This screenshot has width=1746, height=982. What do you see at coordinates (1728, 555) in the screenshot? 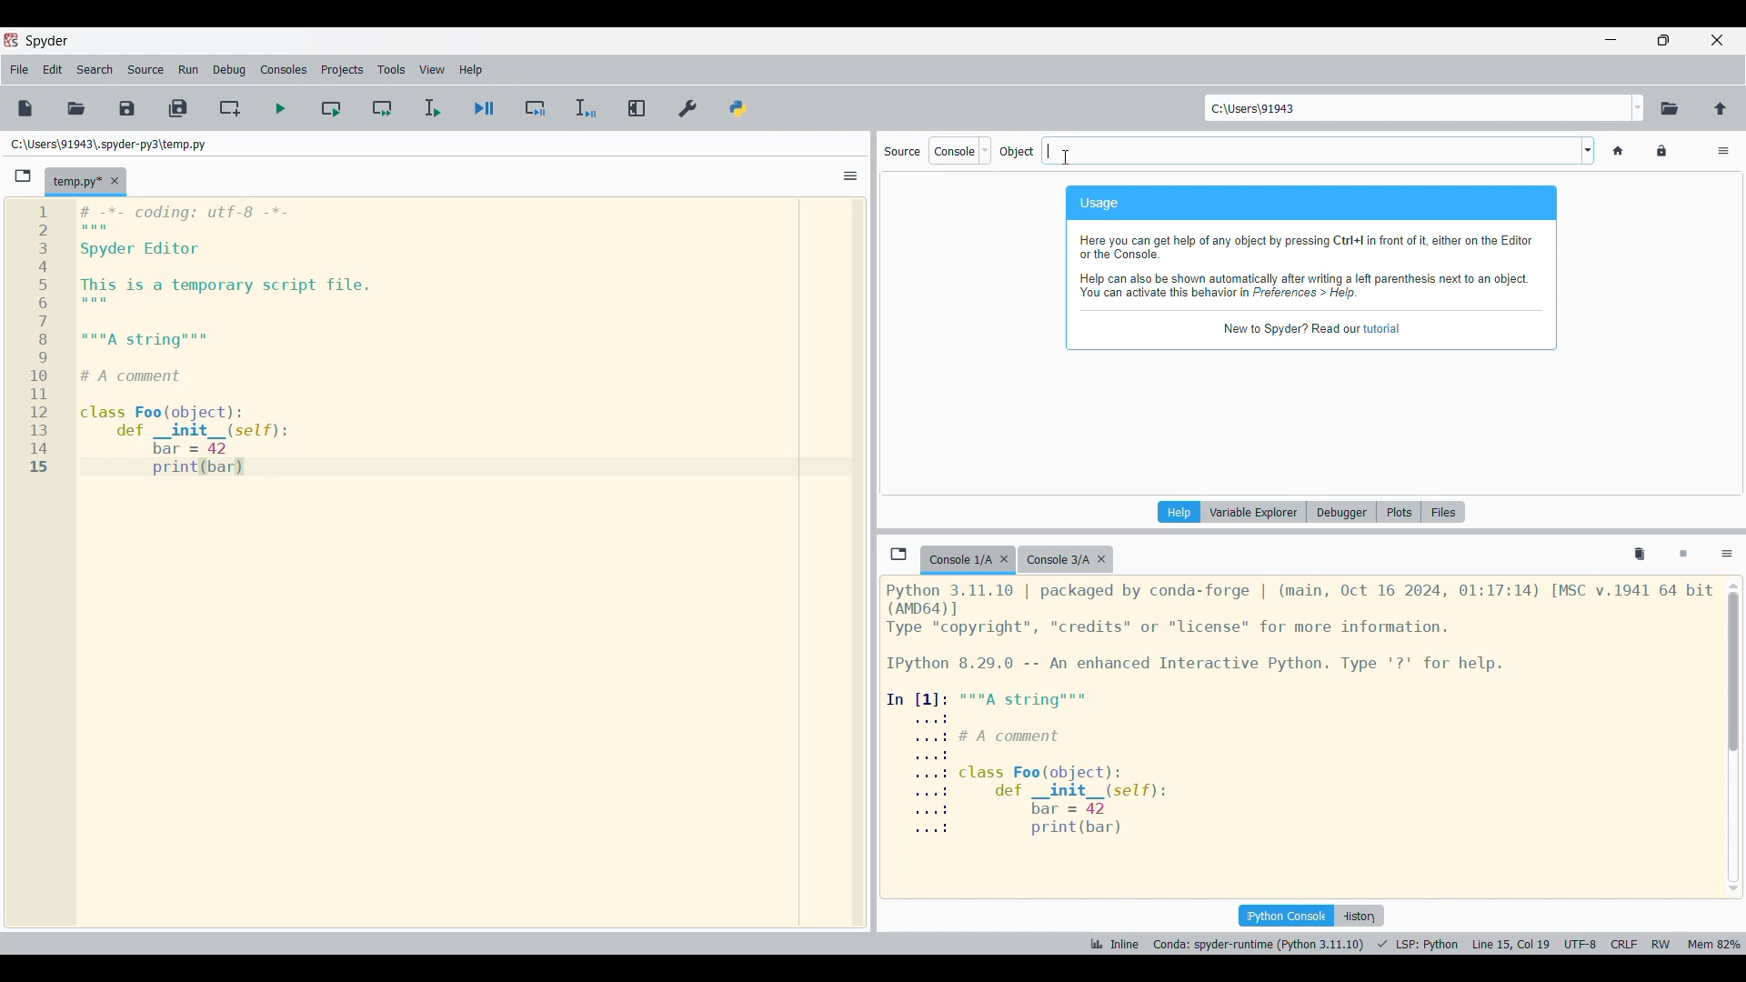
I see `Options` at bounding box center [1728, 555].